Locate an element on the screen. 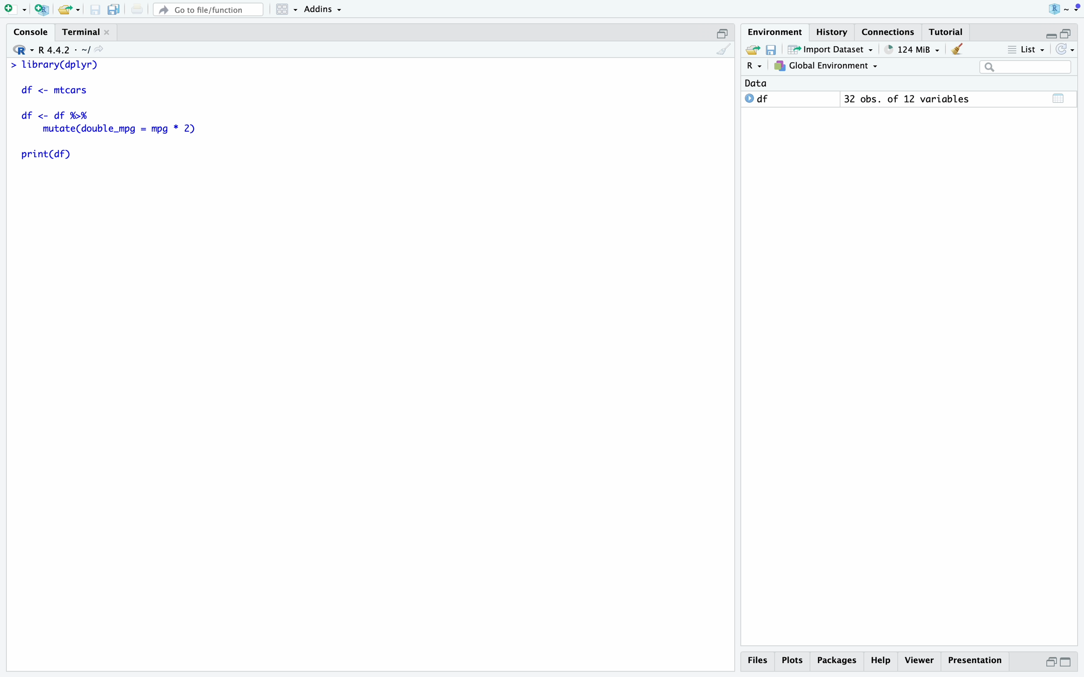  save is located at coordinates (773, 50).